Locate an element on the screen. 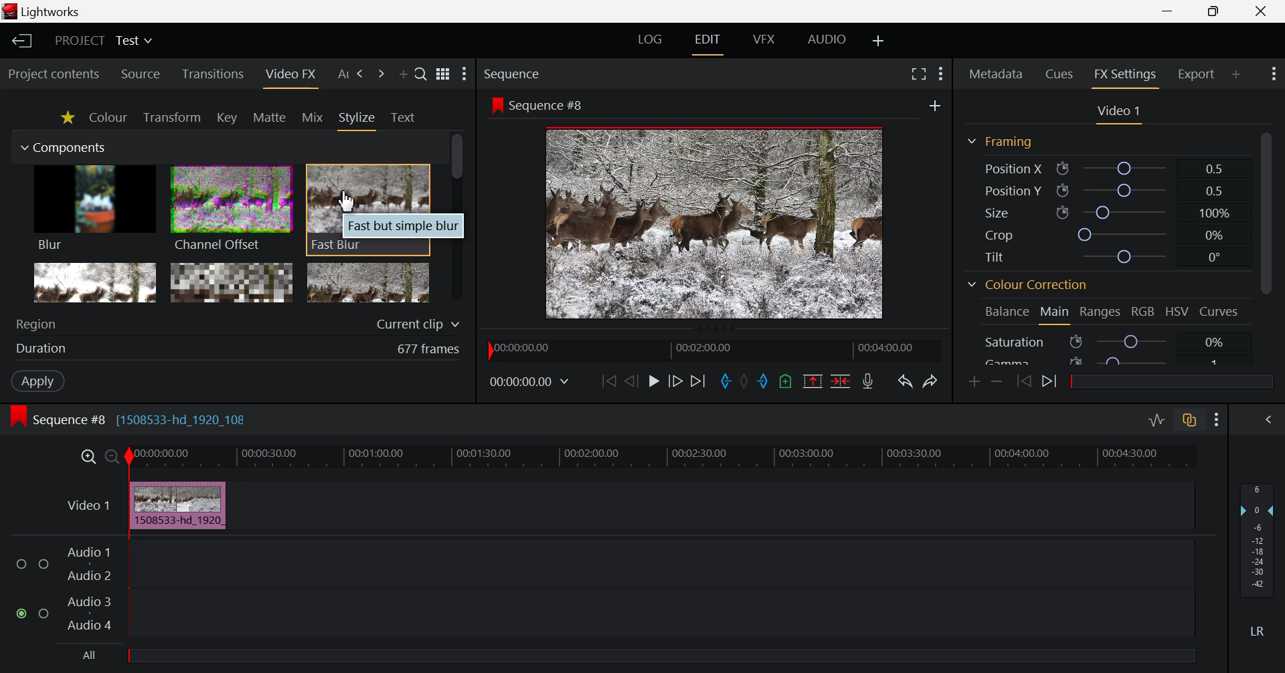  Saturation is located at coordinates (1107, 343).